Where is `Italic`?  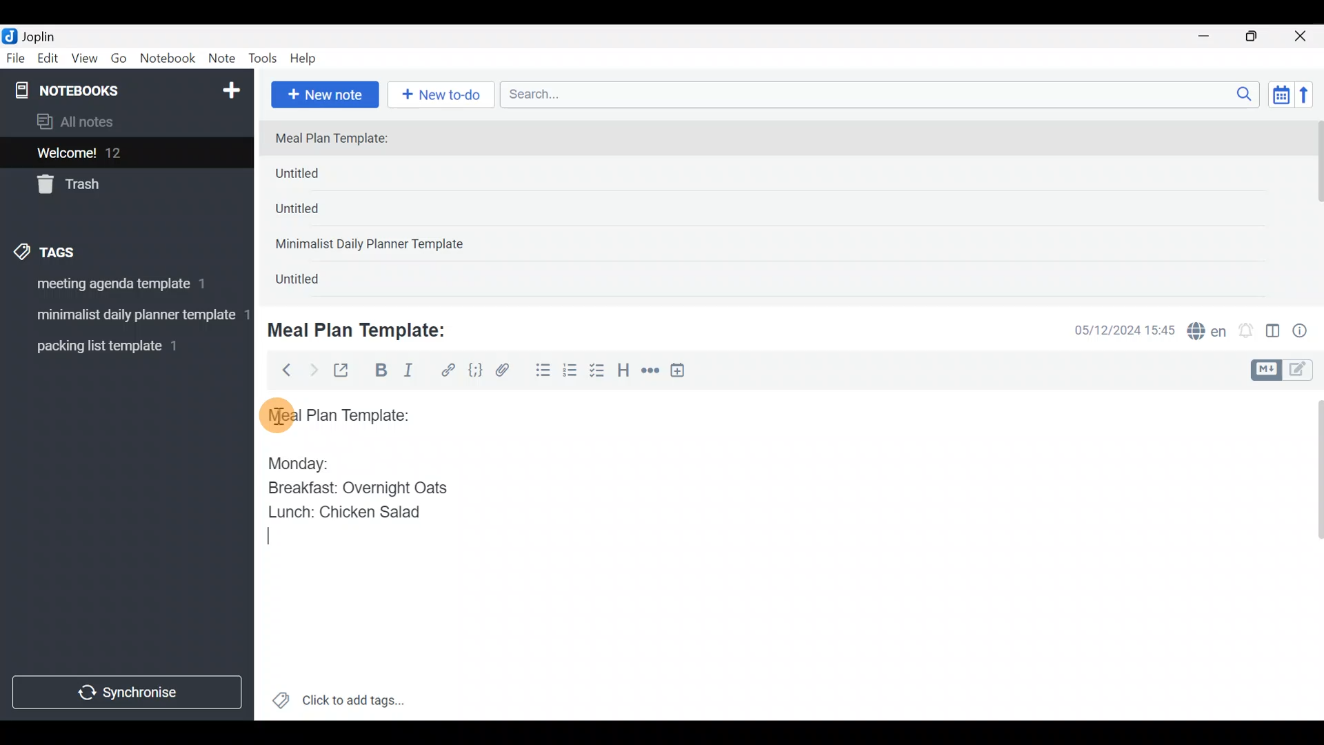 Italic is located at coordinates (407, 373).